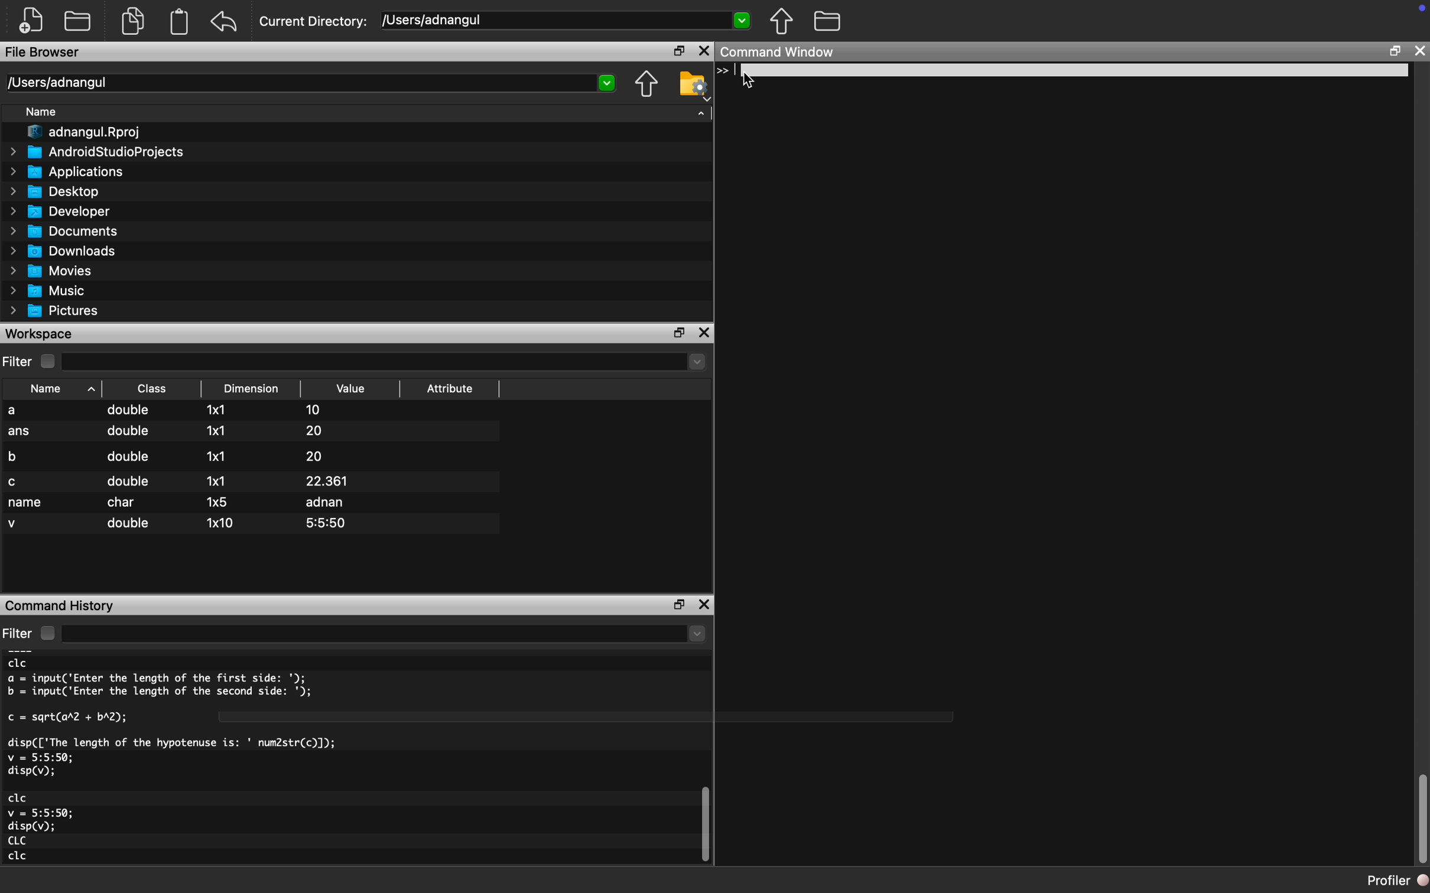 This screenshot has width=1430, height=893. I want to click on Open an existing file in editor, so click(80, 21).